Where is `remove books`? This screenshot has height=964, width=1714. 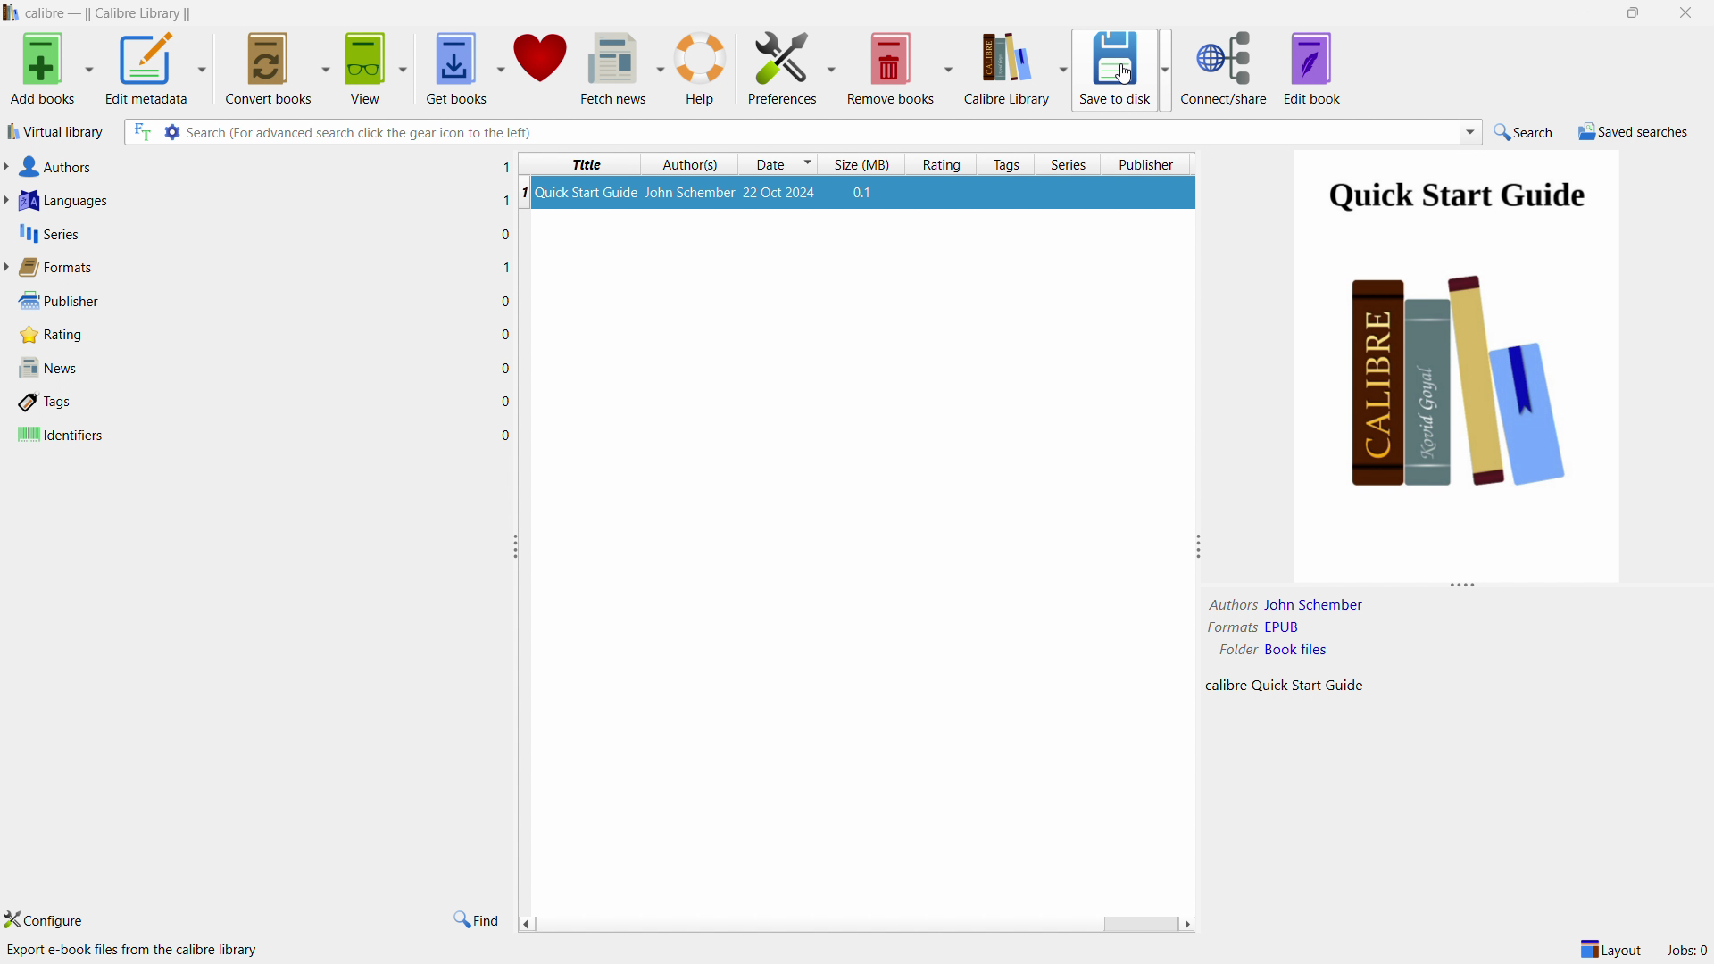
remove books is located at coordinates (903, 67).